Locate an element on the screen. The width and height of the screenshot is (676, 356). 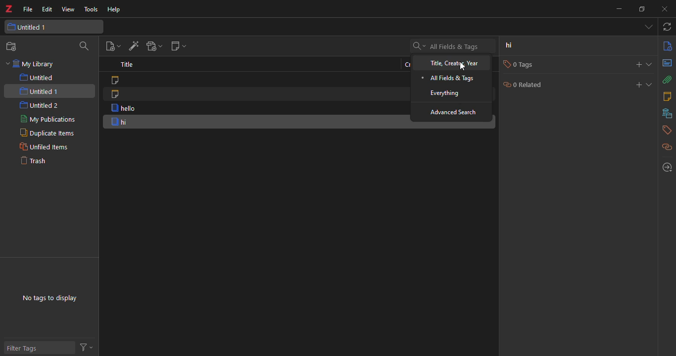
add attachment is located at coordinates (153, 46).